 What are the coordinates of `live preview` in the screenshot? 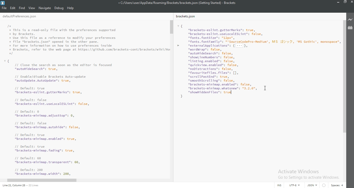 It's located at (350, 20).